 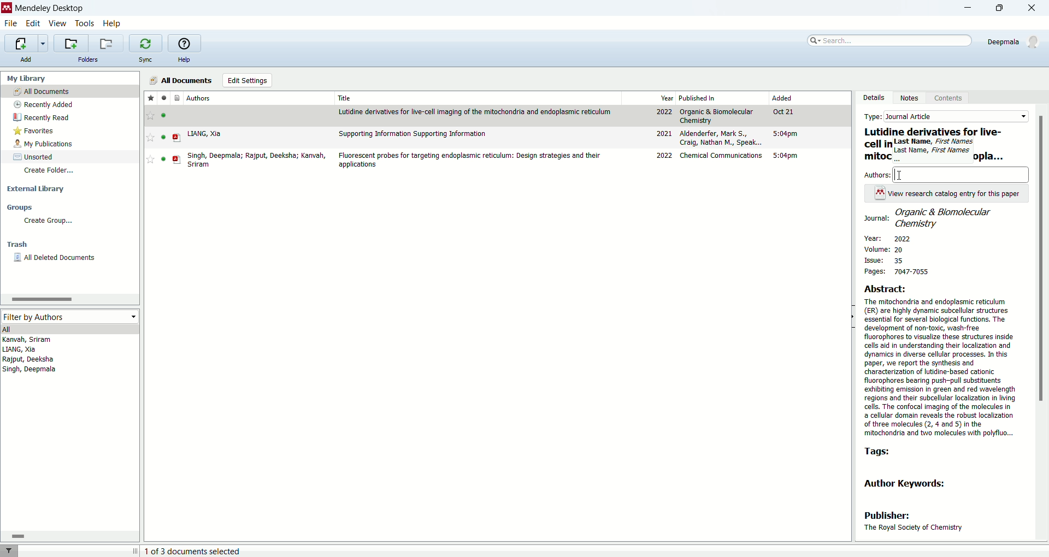 What do you see at coordinates (1042, 323) in the screenshot?
I see `scroll bar` at bounding box center [1042, 323].